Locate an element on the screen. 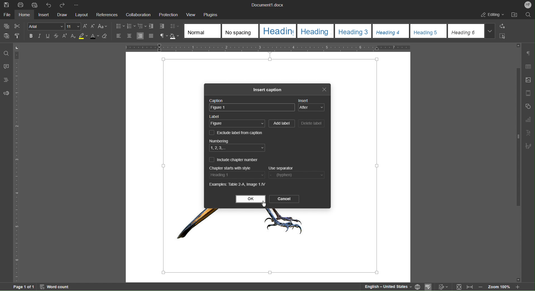 This screenshot has width=535, height=291. Layout is located at coordinates (82, 15).